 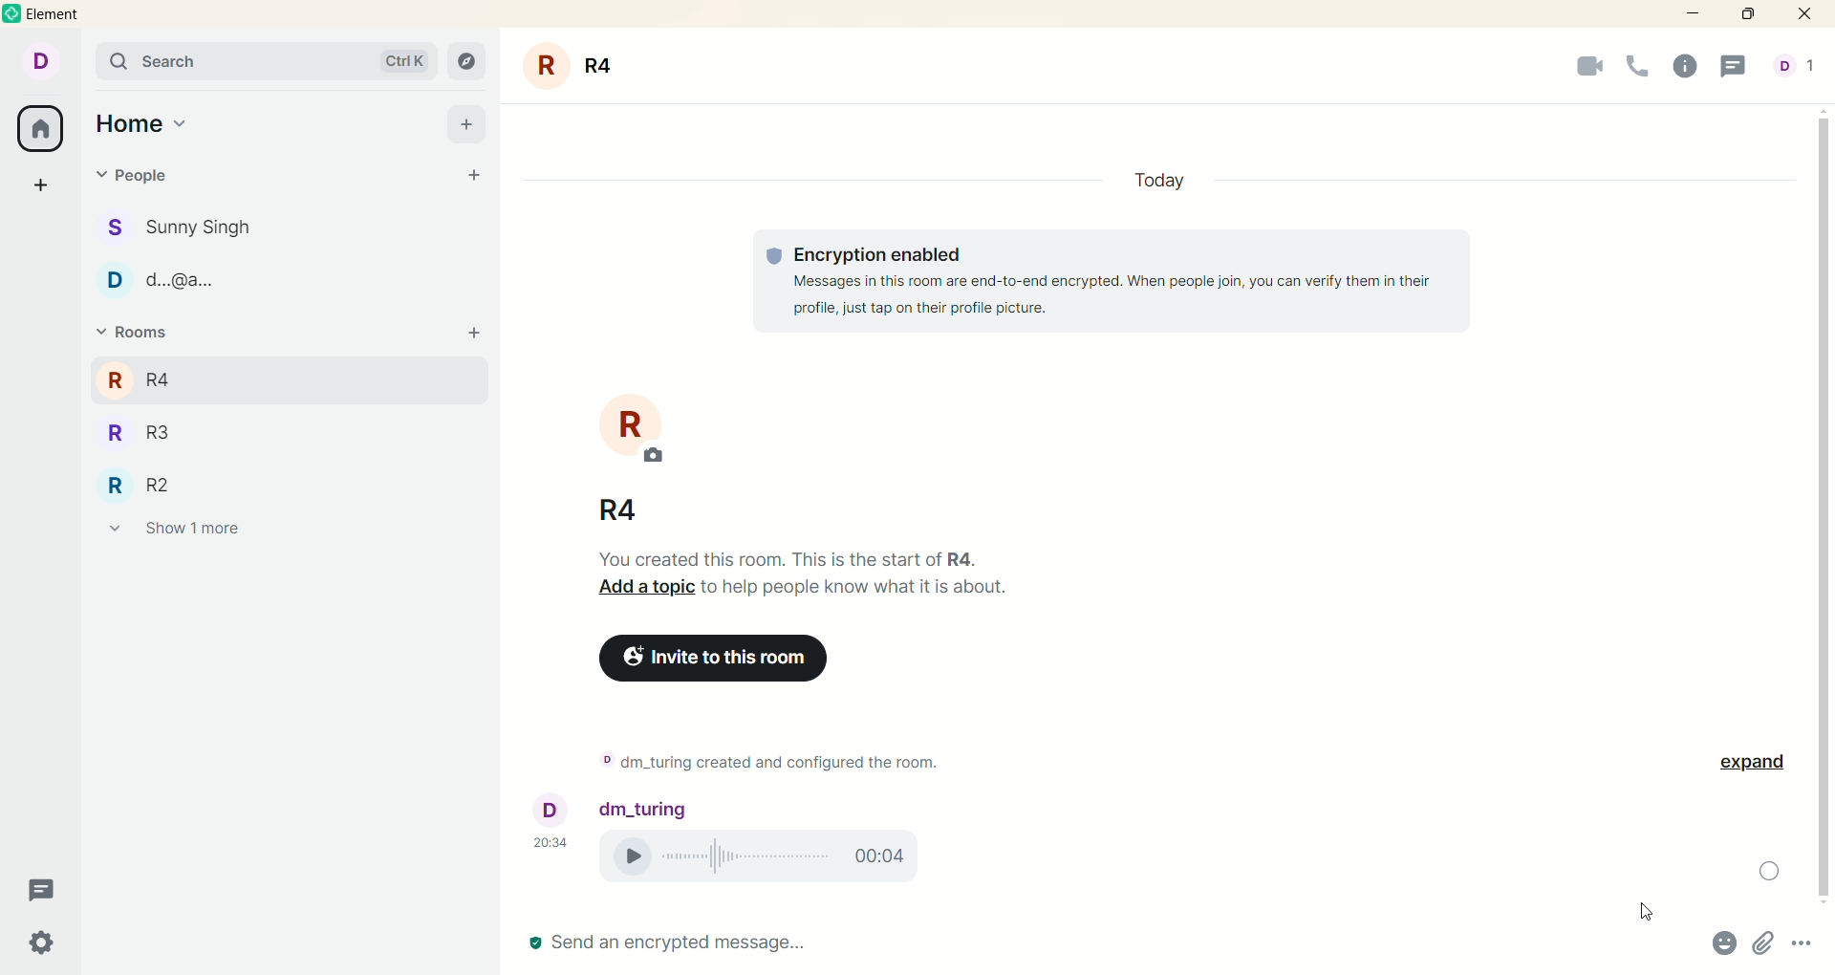 I want to click on maximize, so click(x=1754, y=15).